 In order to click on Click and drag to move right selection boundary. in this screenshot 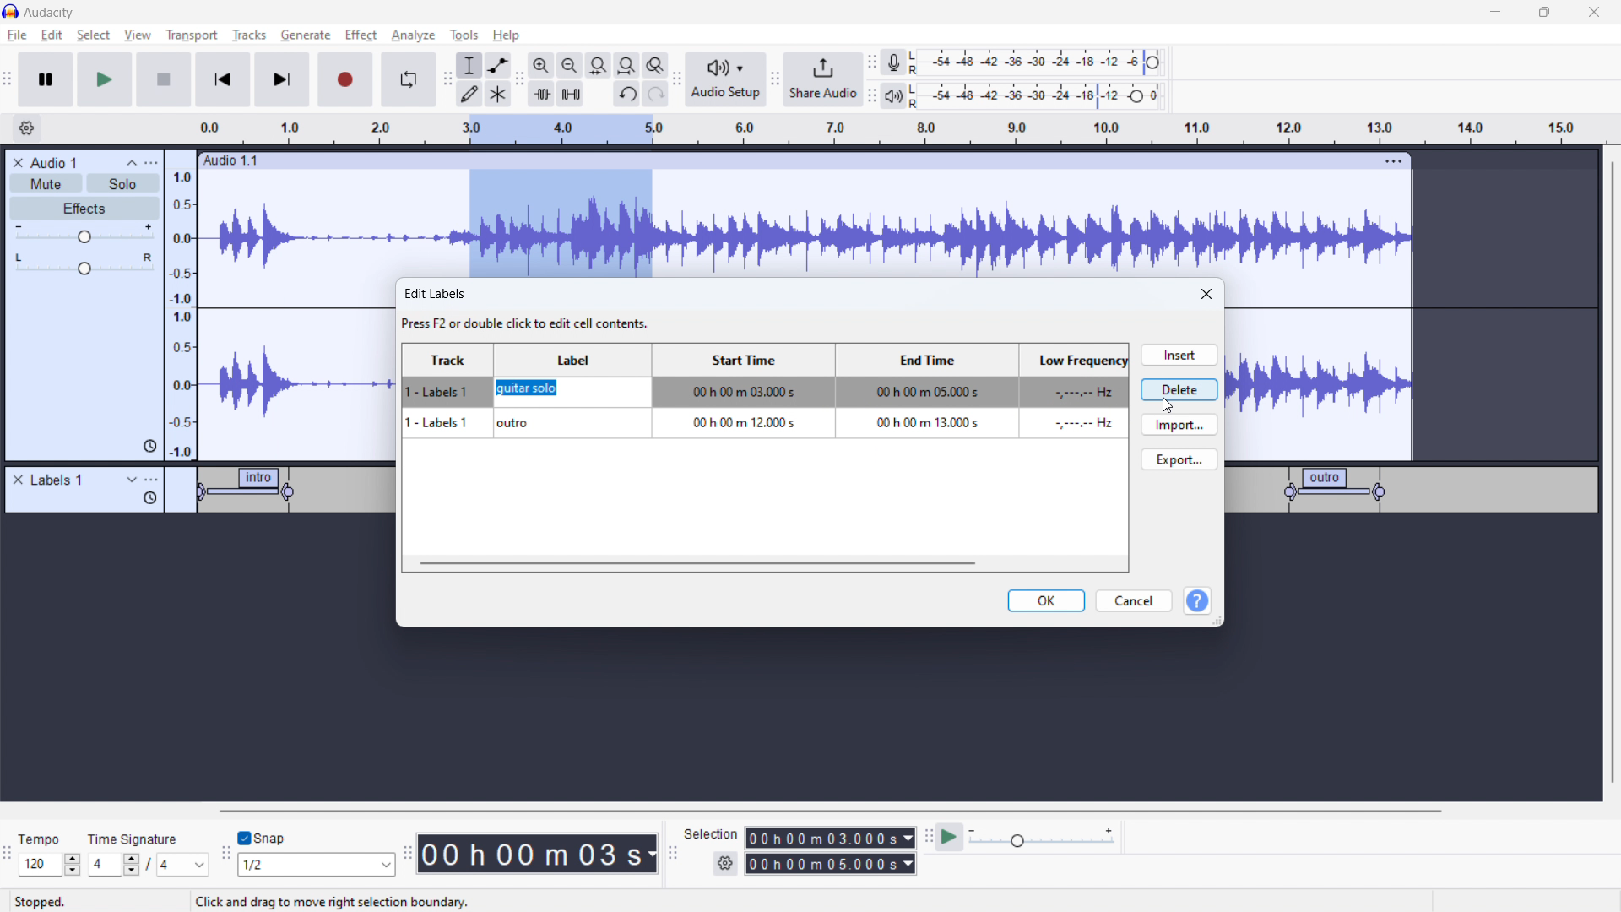, I will do `click(332, 901)`.